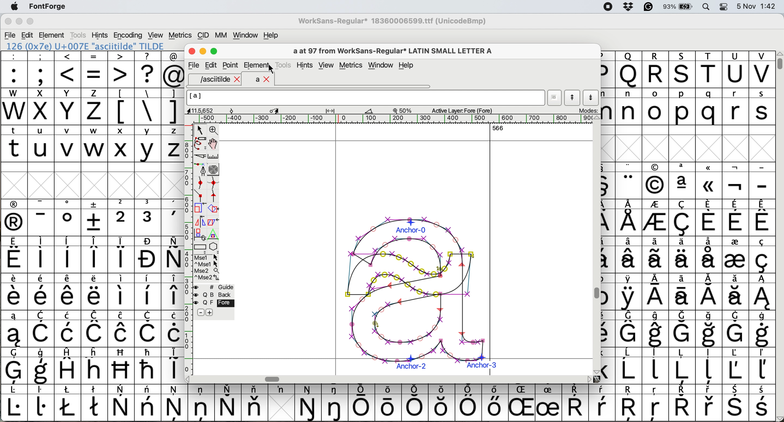 The width and height of the screenshot is (784, 422). Describe the element at coordinates (172, 105) in the screenshot. I see `]` at that location.